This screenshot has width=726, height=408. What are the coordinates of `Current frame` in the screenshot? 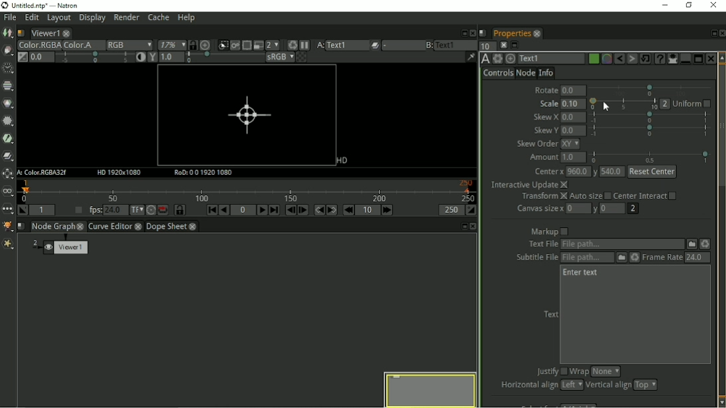 It's located at (243, 210).